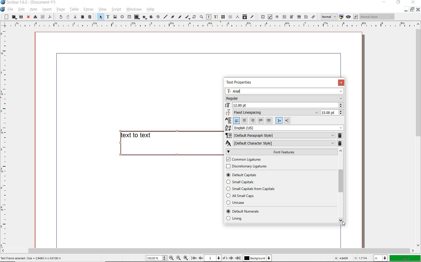 The width and height of the screenshot is (421, 262). Describe the element at coordinates (74, 10) in the screenshot. I see `table` at that location.